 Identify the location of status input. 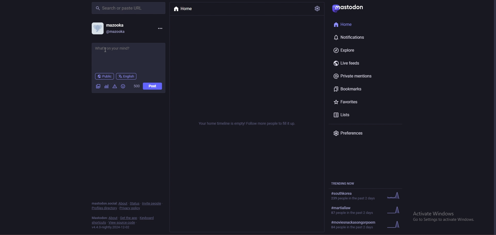
(120, 48).